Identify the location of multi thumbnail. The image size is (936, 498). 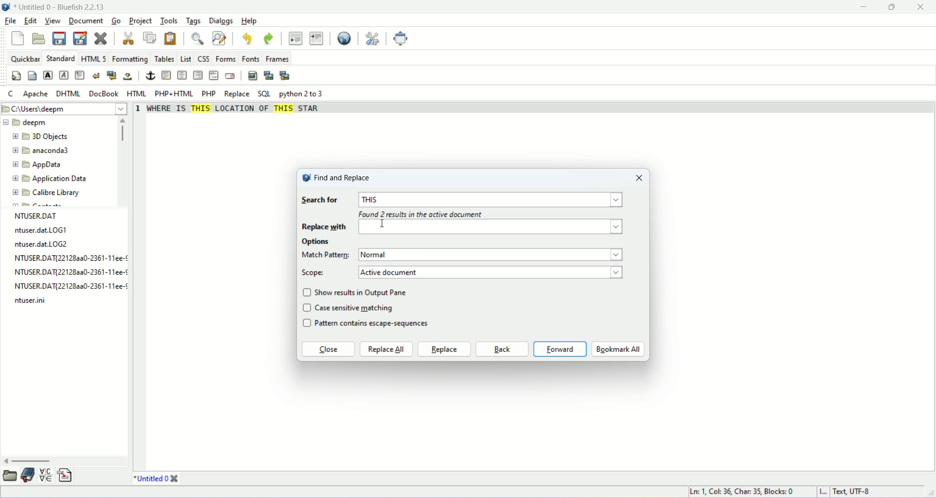
(286, 76).